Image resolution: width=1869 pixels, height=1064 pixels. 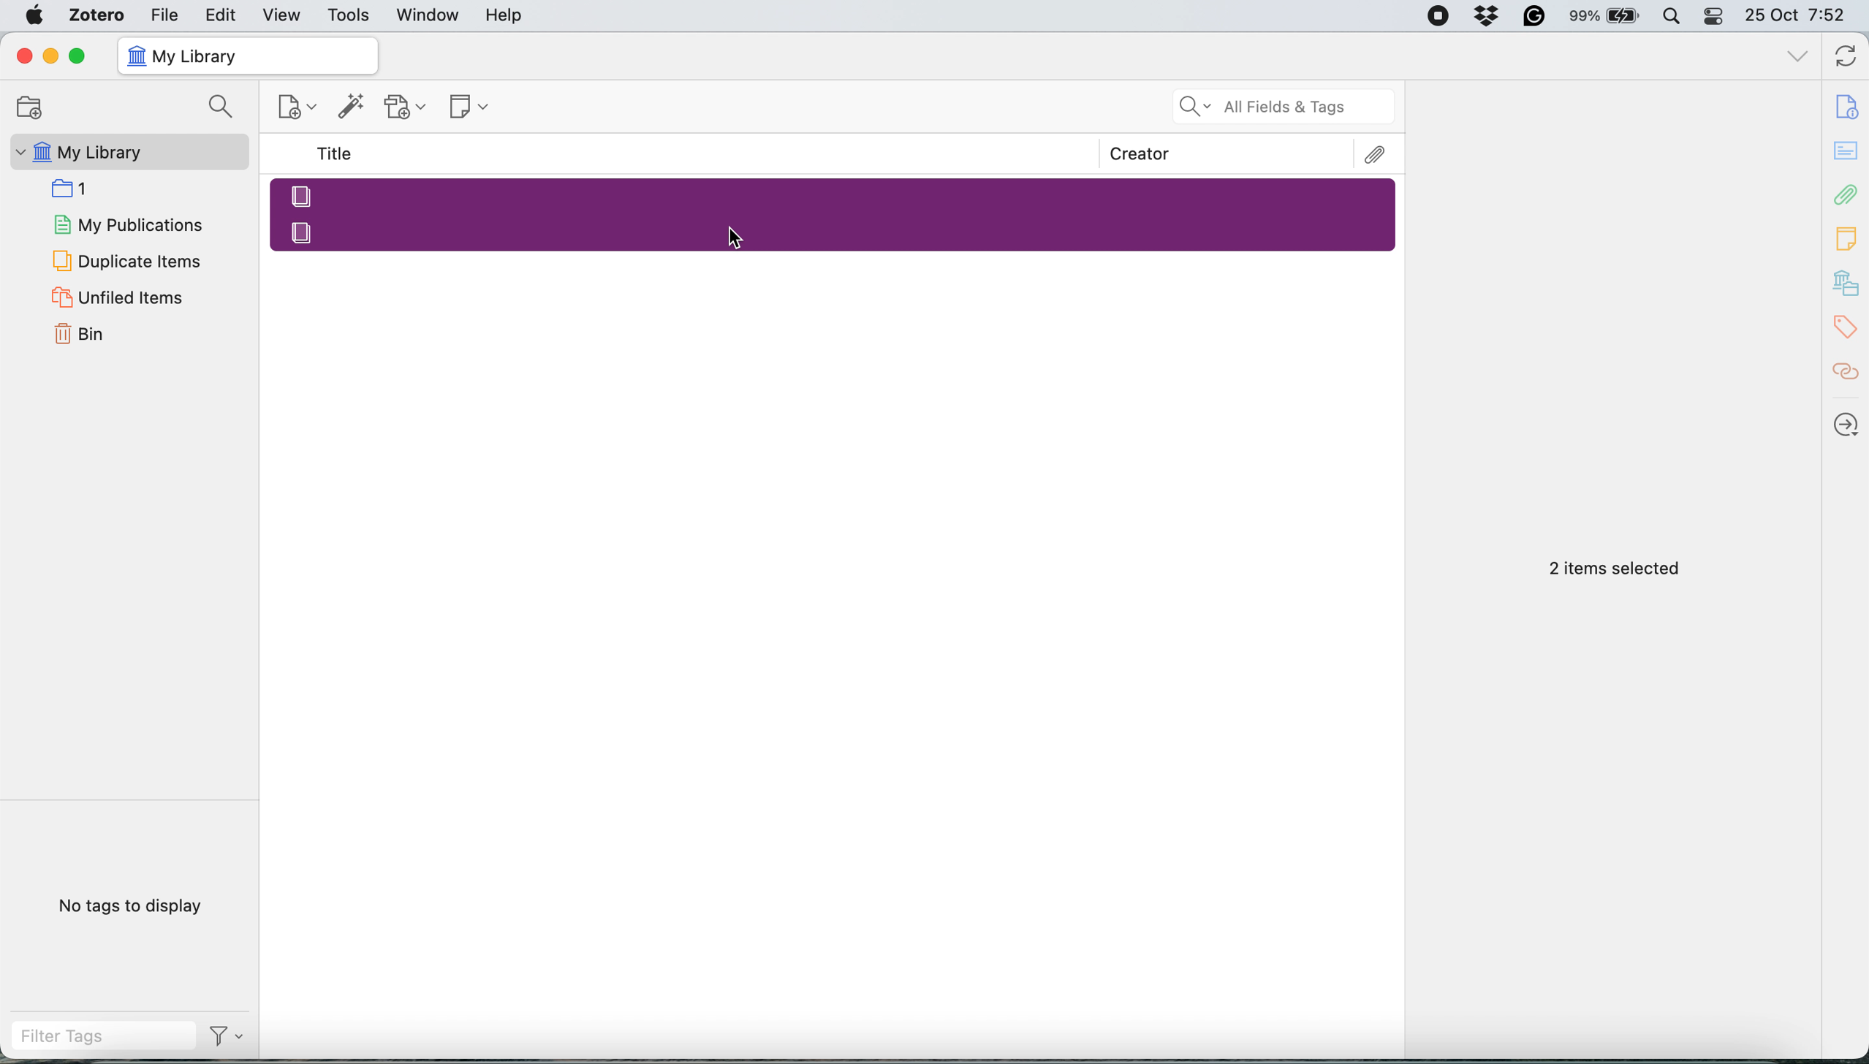 I want to click on Blank Entry 2 Selected, so click(x=835, y=232).